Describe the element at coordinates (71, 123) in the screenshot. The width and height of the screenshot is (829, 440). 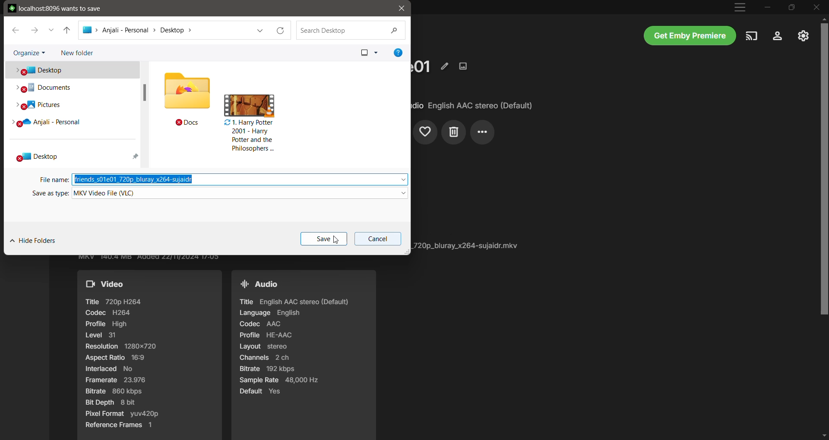
I see `Personal folder` at that location.